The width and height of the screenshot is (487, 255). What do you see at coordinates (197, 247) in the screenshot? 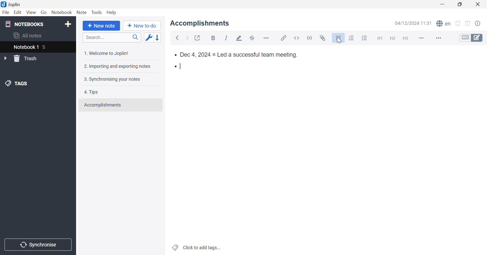
I see `Click to add tags...` at bounding box center [197, 247].